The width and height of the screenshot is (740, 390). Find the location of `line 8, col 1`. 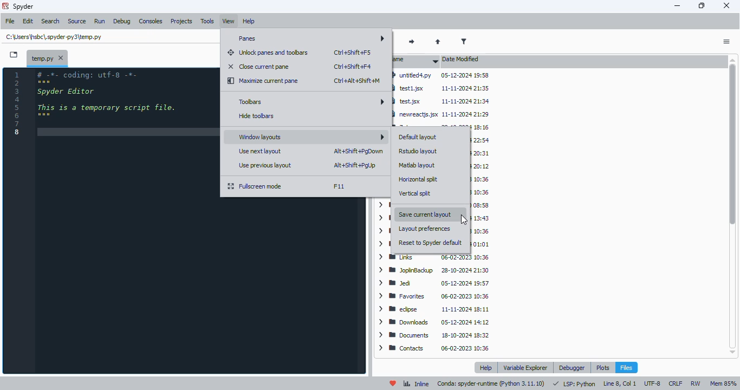

line 8, col 1 is located at coordinates (620, 383).